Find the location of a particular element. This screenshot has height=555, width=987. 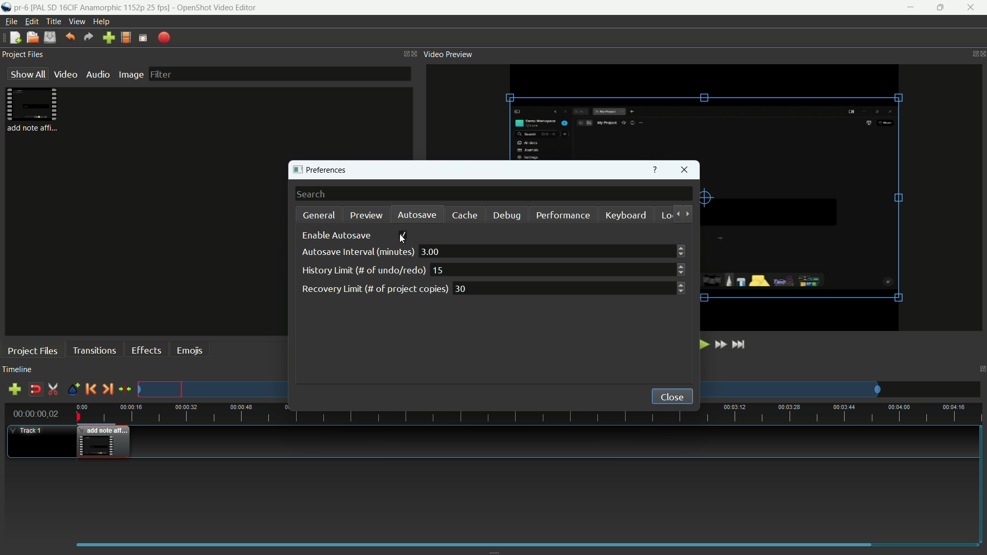

15 is located at coordinates (559, 269).